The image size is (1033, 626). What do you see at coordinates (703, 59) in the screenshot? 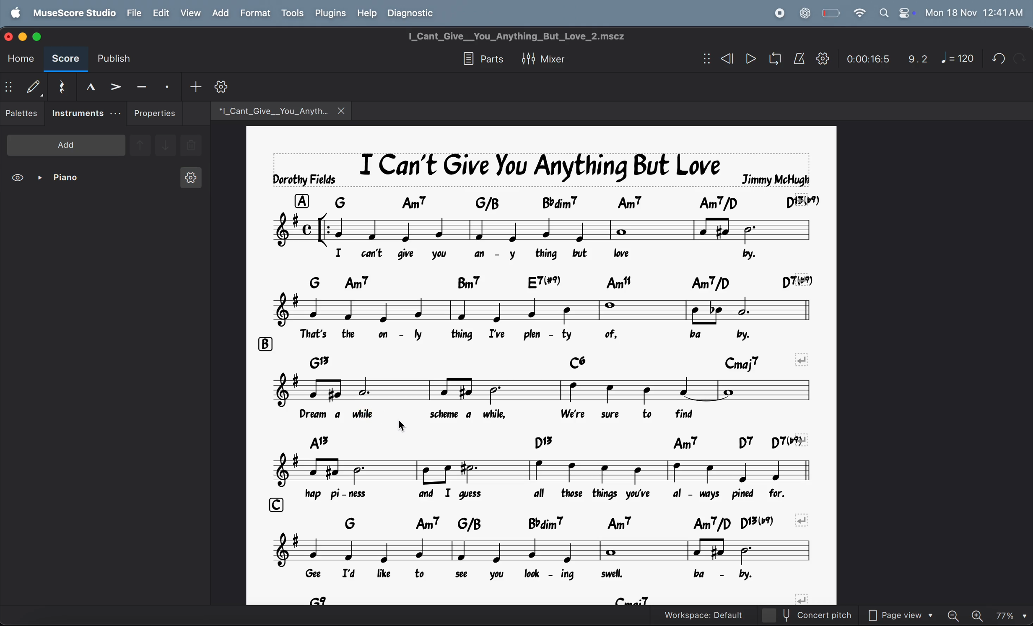
I see `show/hide` at bounding box center [703, 59].